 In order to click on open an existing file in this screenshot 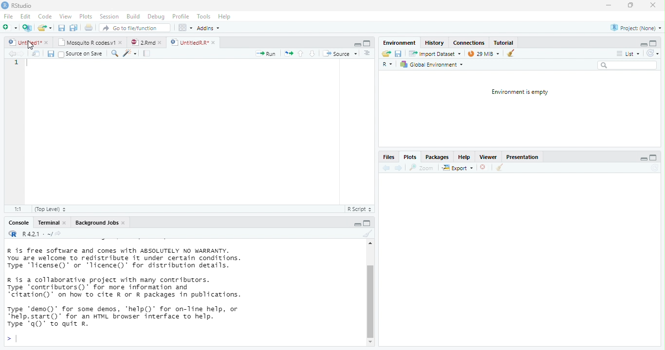, I will do `click(45, 28)`.